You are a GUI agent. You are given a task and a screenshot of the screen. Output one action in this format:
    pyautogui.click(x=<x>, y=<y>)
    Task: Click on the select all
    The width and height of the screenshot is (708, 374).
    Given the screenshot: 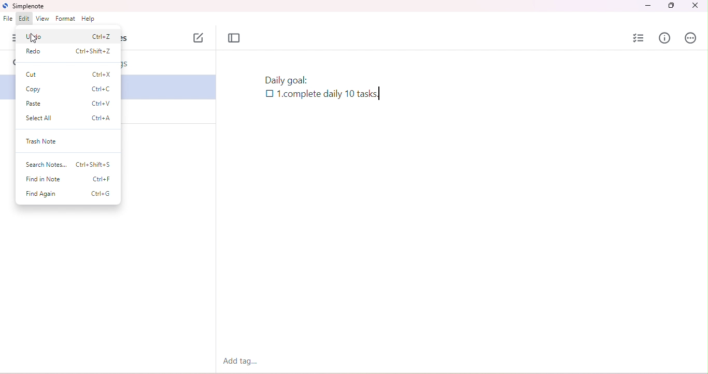 What is the action you would take?
    pyautogui.click(x=71, y=118)
    